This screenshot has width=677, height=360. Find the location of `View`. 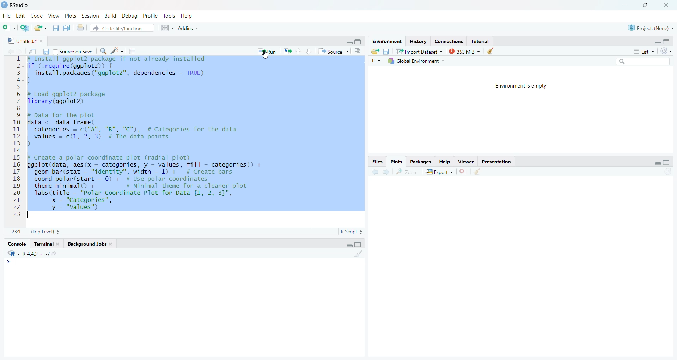

View is located at coordinates (53, 16).